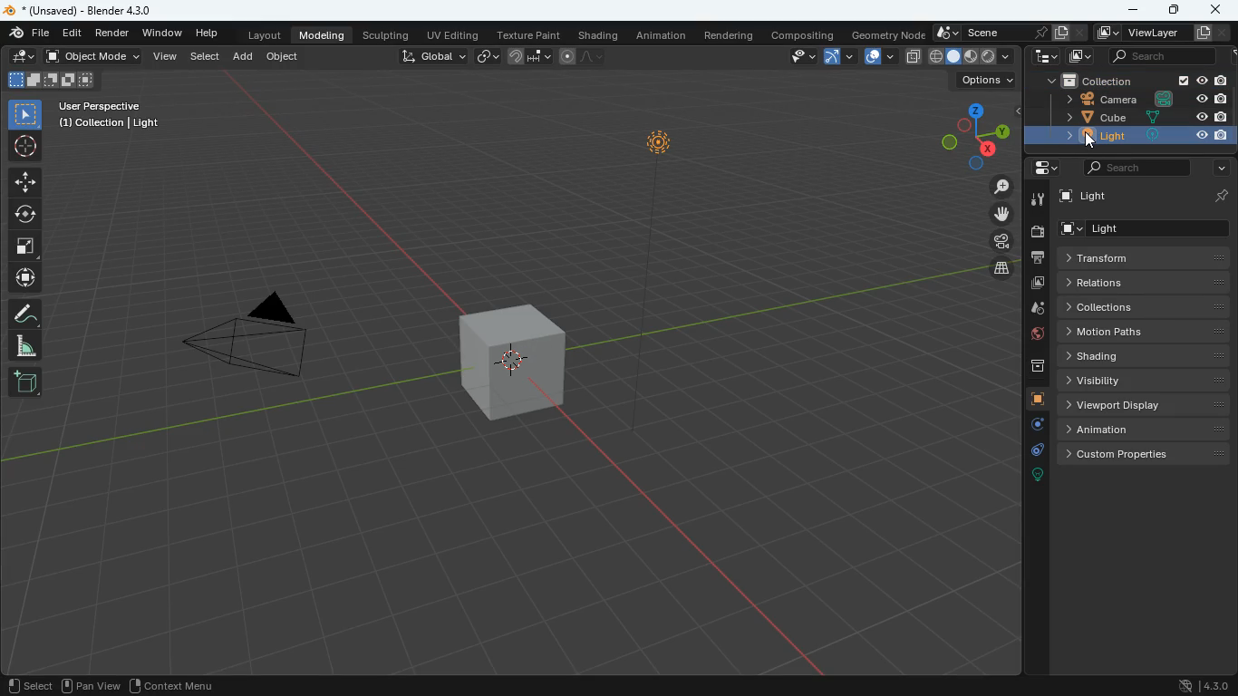 This screenshot has width=1238, height=696. What do you see at coordinates (1036, 475) in the screenshot?
I see `` at bounding box center [1036, 475].